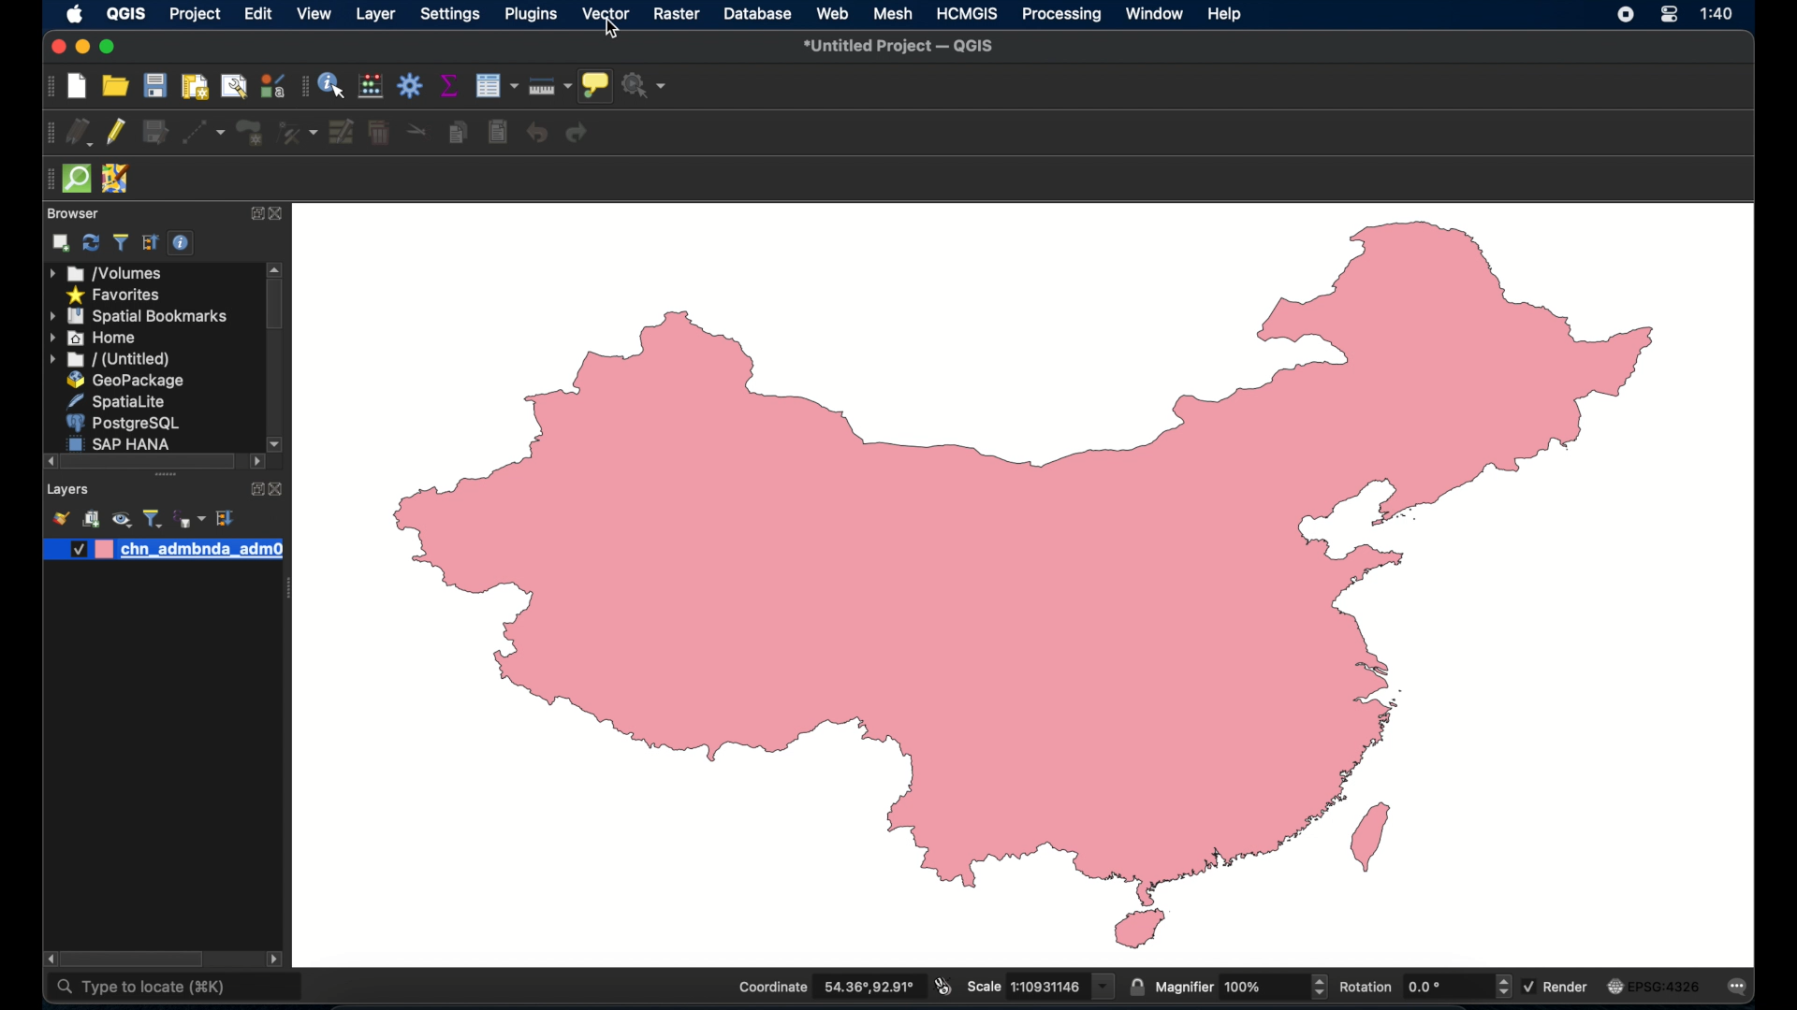 The image size is (1797, 1010). Describe the element at coordinates (1227, 16) in the screenshot. I see `help` at that location.